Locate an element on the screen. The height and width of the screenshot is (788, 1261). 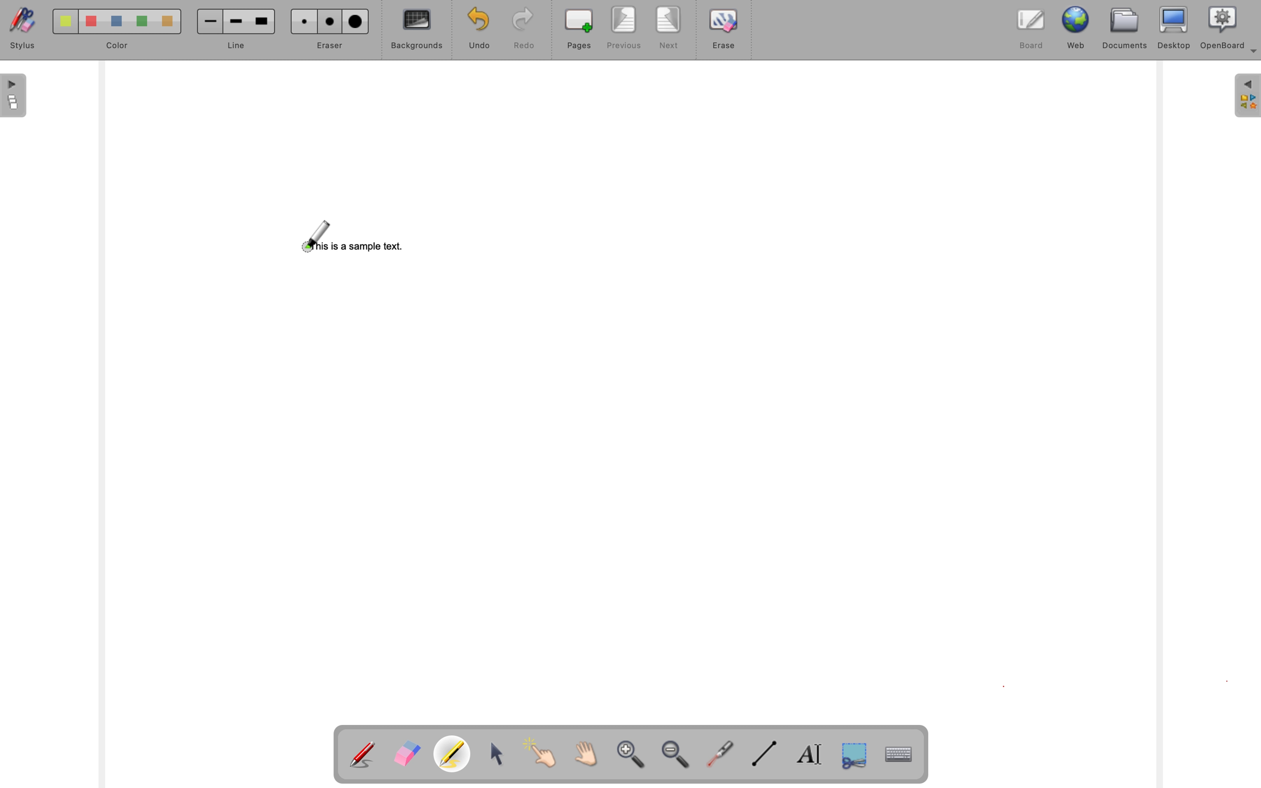
Color 5 is located at coordinates (168, 22).